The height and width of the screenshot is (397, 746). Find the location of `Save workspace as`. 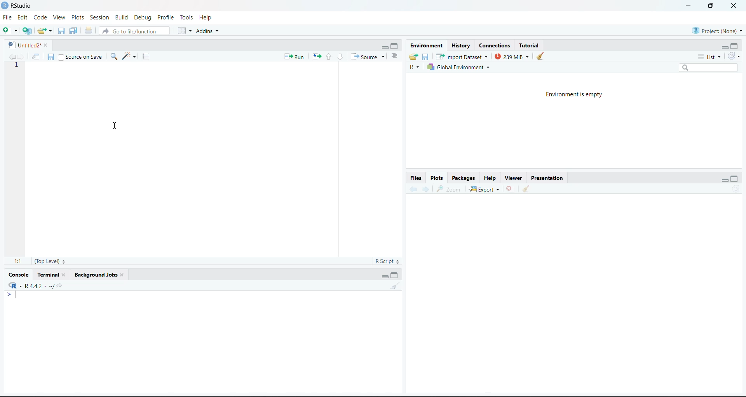

Save workspace as is located at coordinates (426, 57).